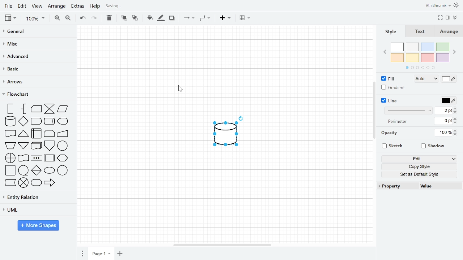  Describe the element at coordinates (77, 7) in the screenshot. I see `Extras` at that location.